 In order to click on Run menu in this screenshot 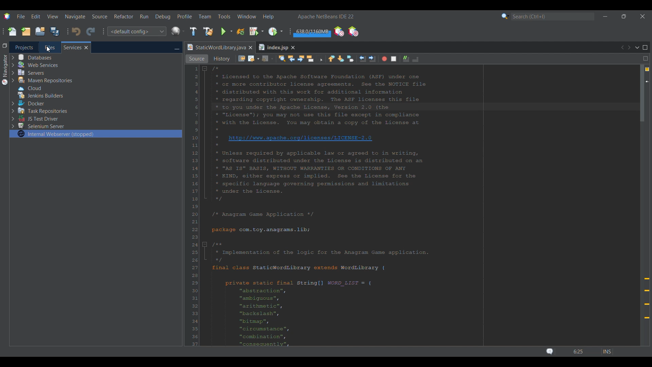, I will do `click(144, 16)`.